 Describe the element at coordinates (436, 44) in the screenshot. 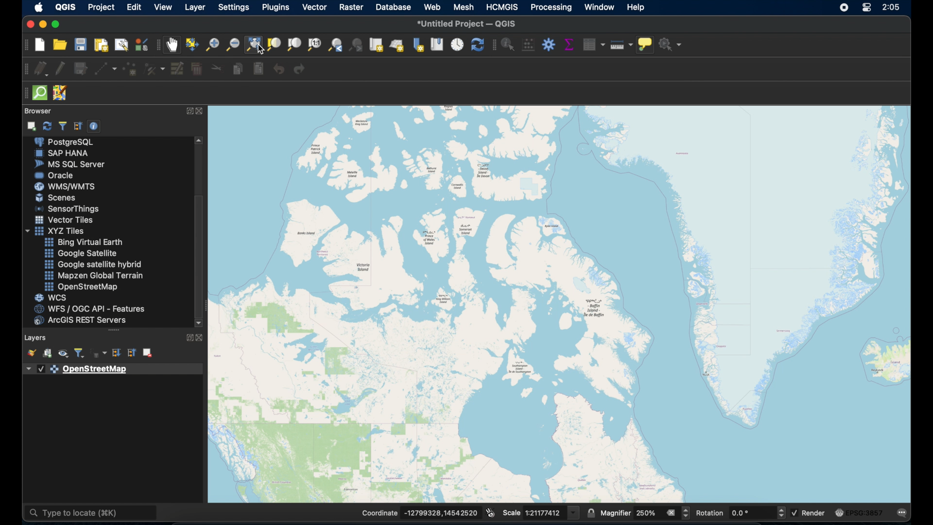

I see `show spatial bookmarks` at that location.